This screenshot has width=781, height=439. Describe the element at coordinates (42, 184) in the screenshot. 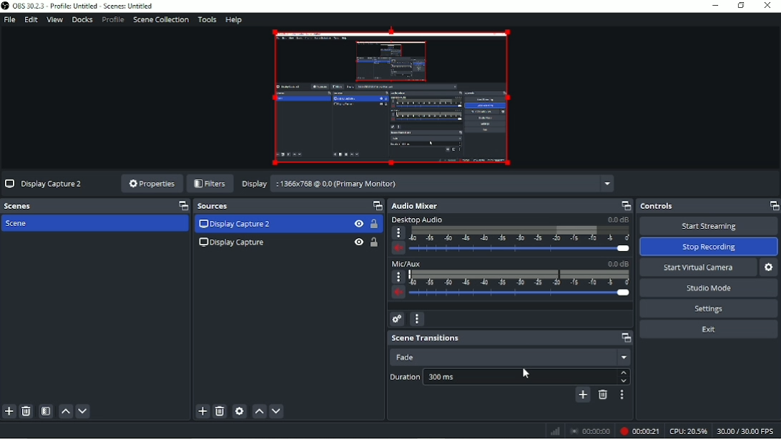

I see `Display capture` at that location.